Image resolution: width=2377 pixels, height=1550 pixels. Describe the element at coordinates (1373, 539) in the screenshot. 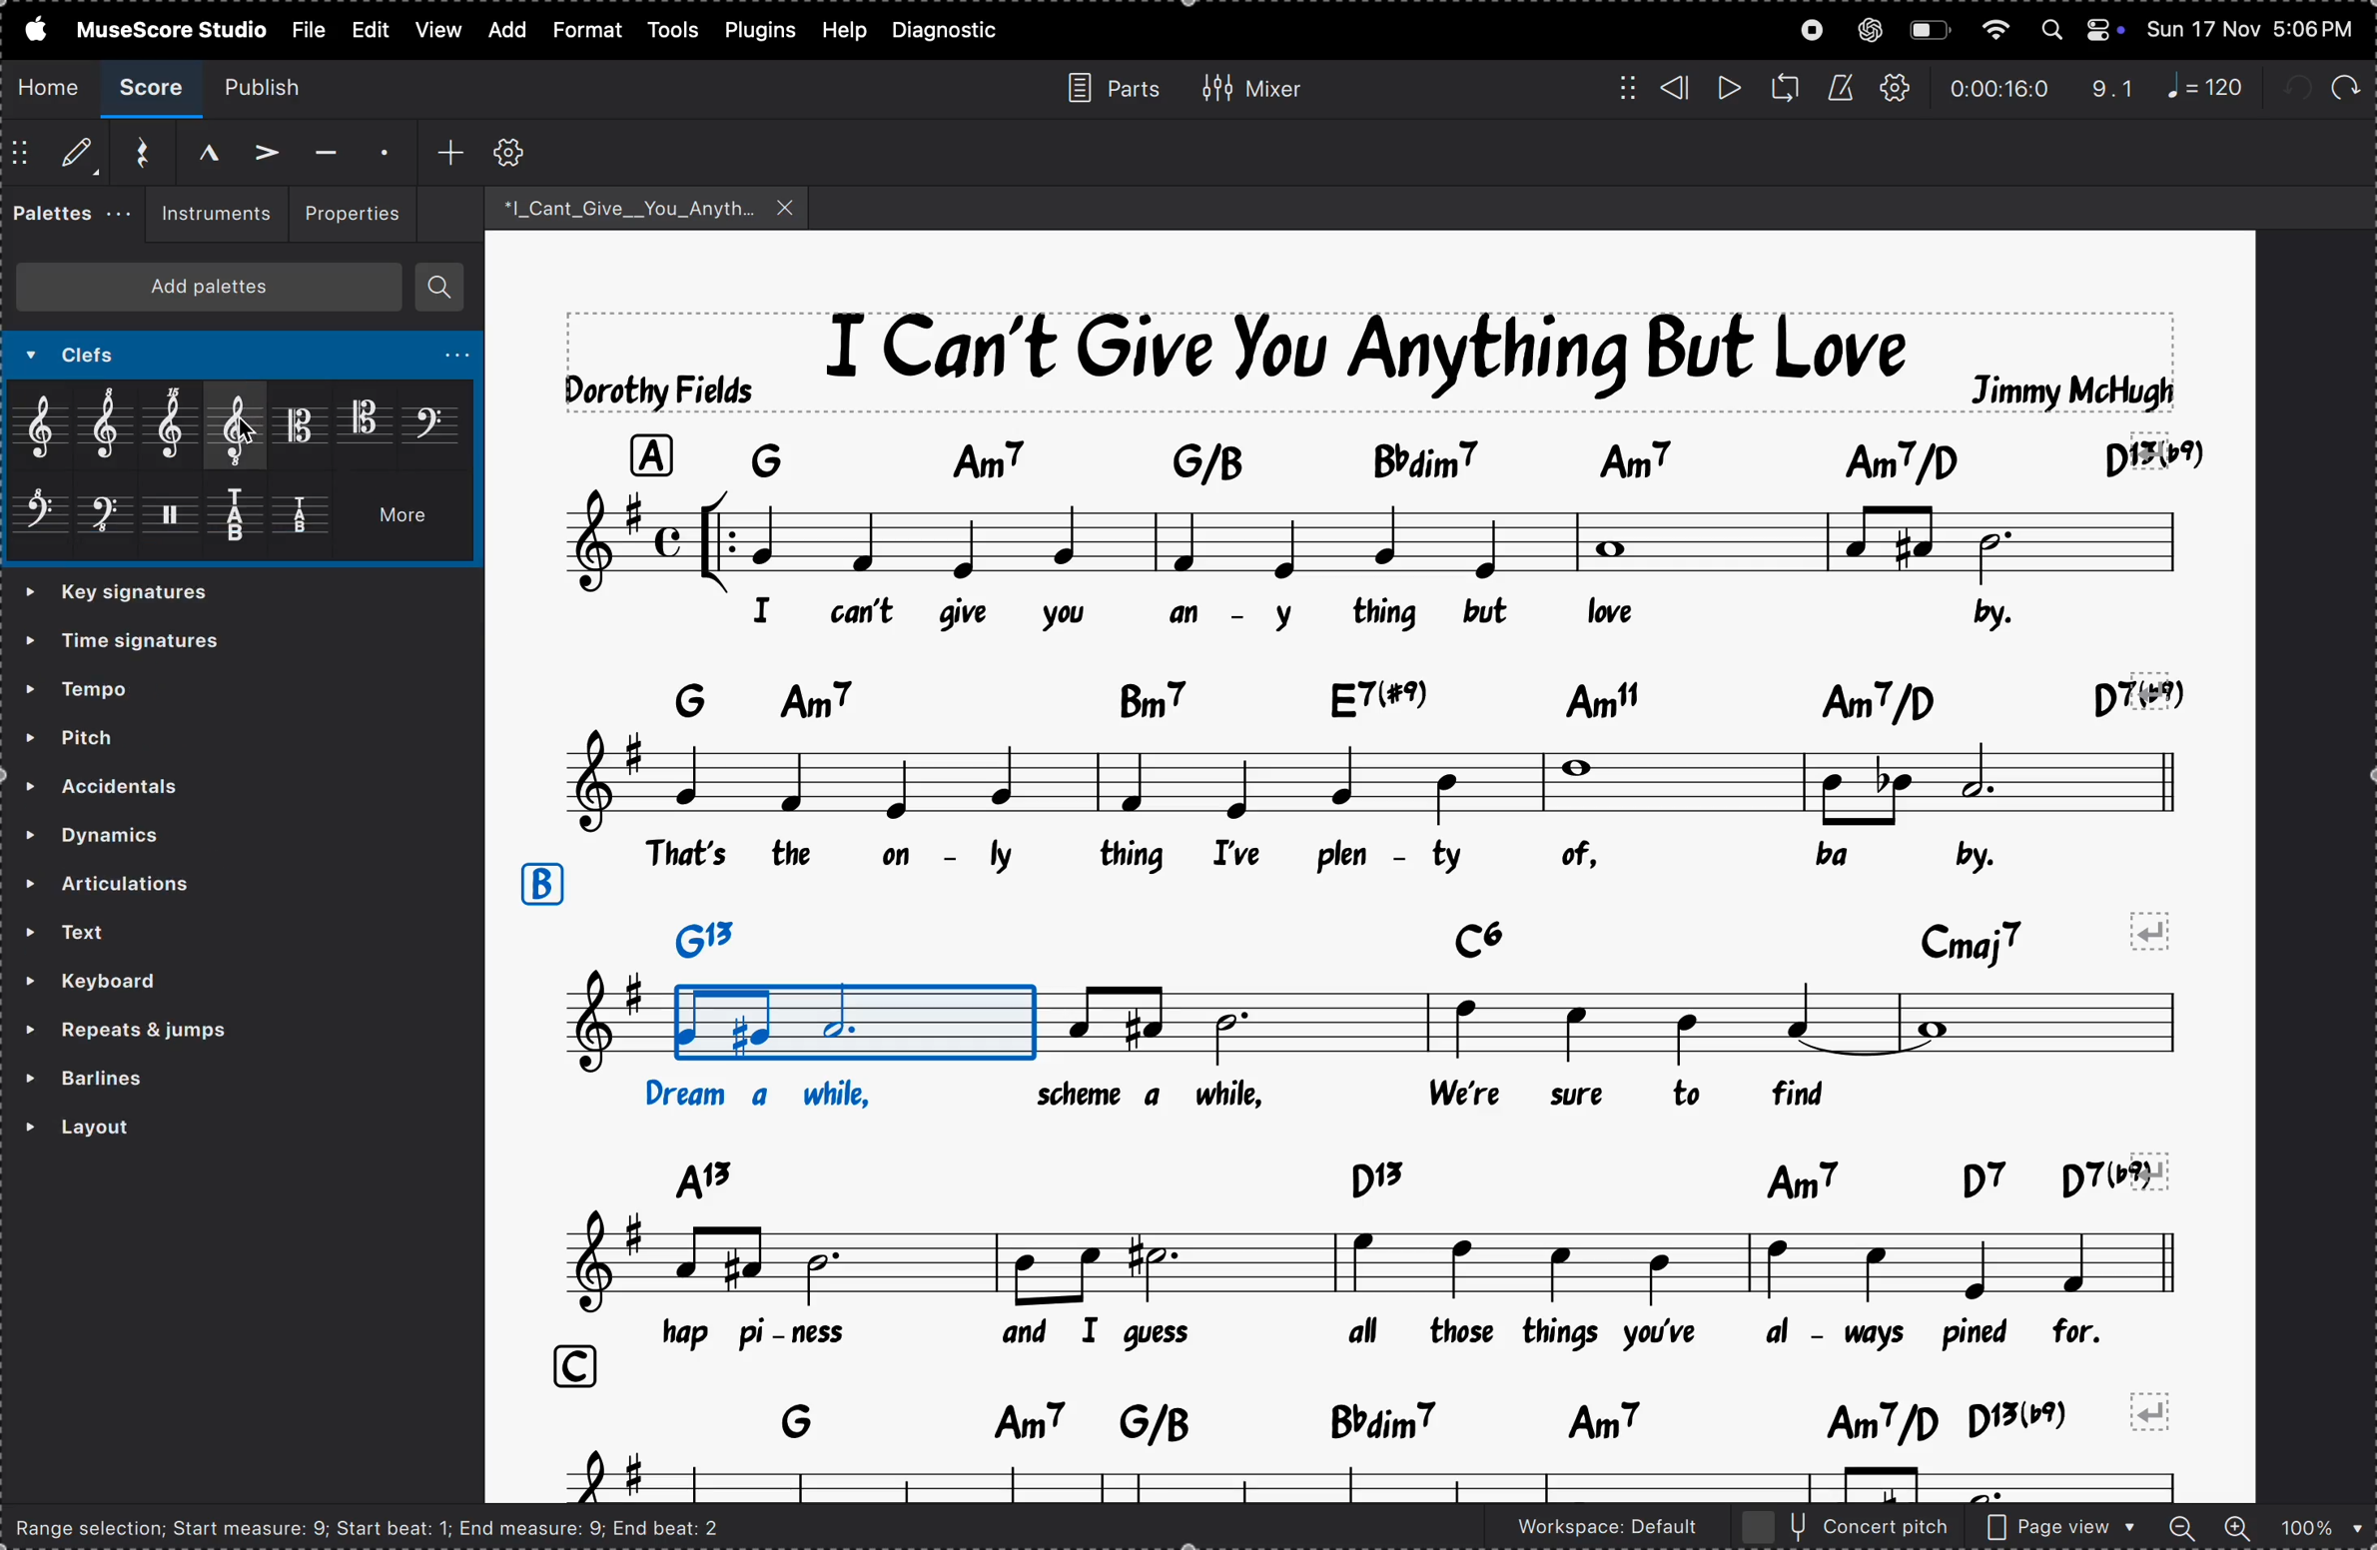

I see `notes` at that location.